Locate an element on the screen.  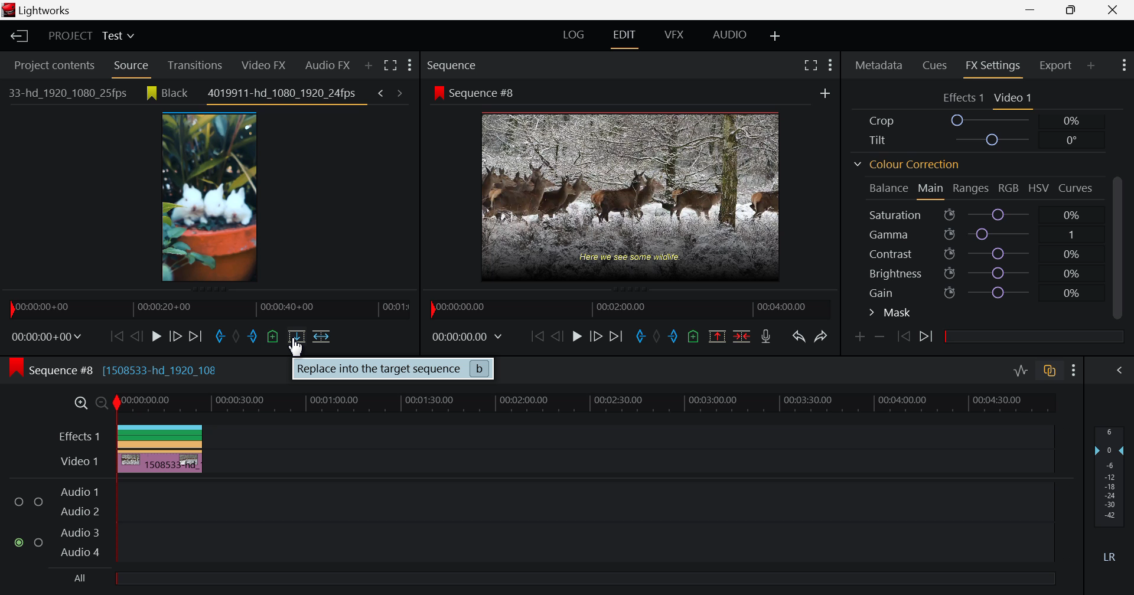
Add Layout is located at coordinates (773, 35).